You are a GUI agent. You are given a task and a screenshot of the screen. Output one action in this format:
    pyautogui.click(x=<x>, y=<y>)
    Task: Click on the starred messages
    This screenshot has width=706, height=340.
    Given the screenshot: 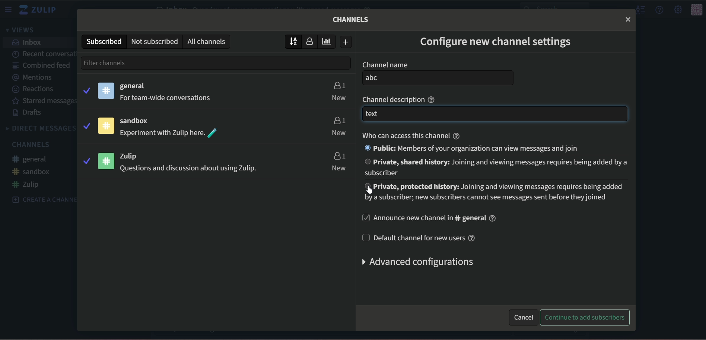 What is the action you would take?
    pyautogui.click(x=45, y=101)
    